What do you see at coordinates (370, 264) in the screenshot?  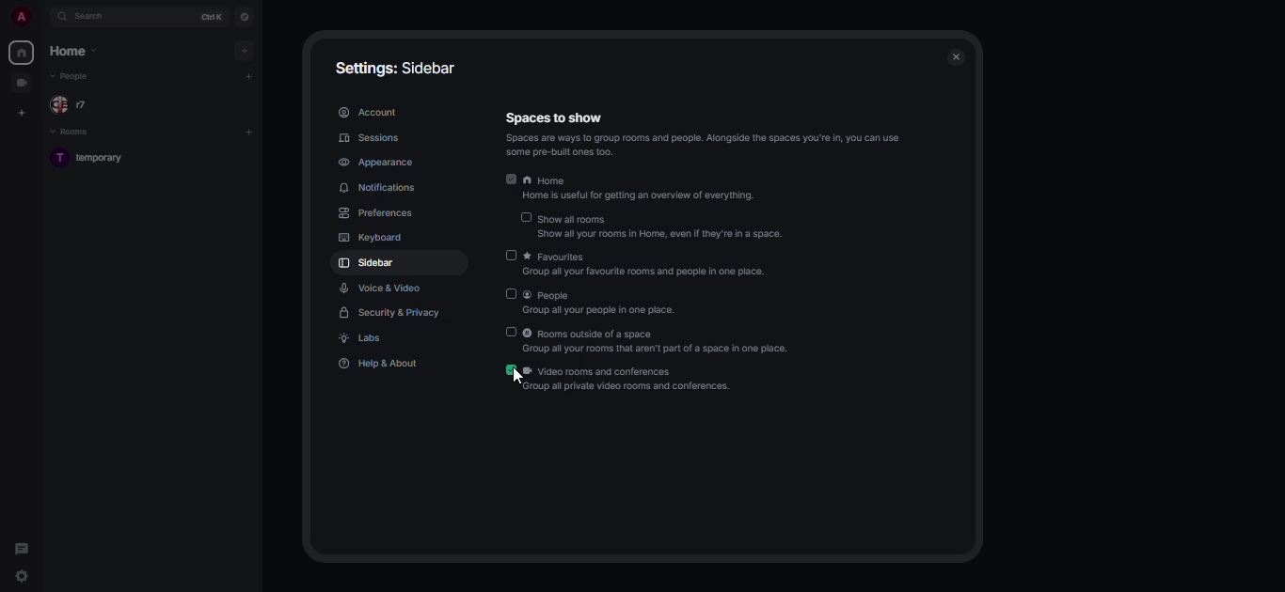 I see `sidebar` at bounding box center [370, 264].